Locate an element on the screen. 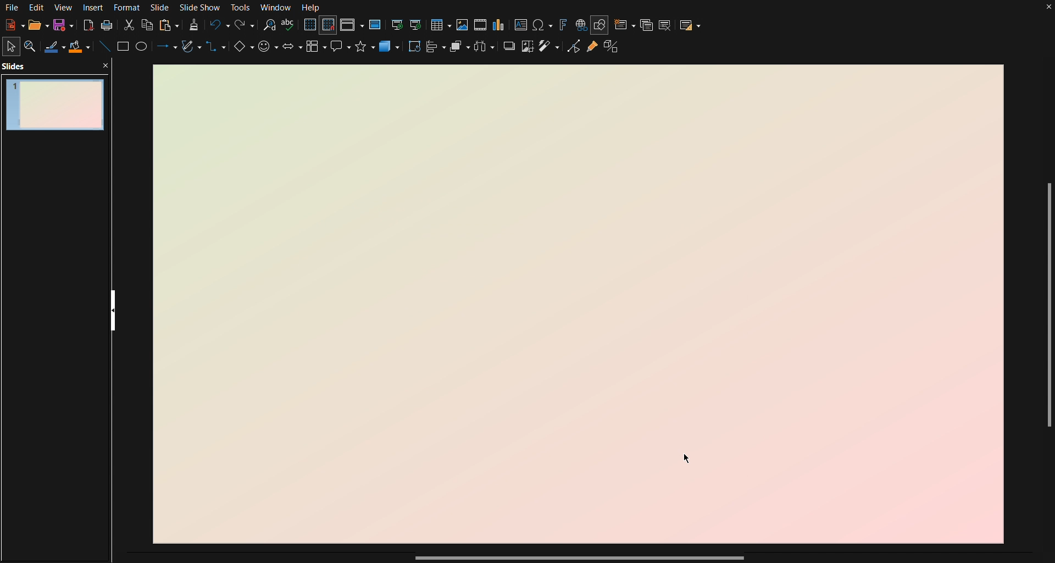 The height and width of the screenshot is (563, 1055). Slides is located at coordinates (17, 66).